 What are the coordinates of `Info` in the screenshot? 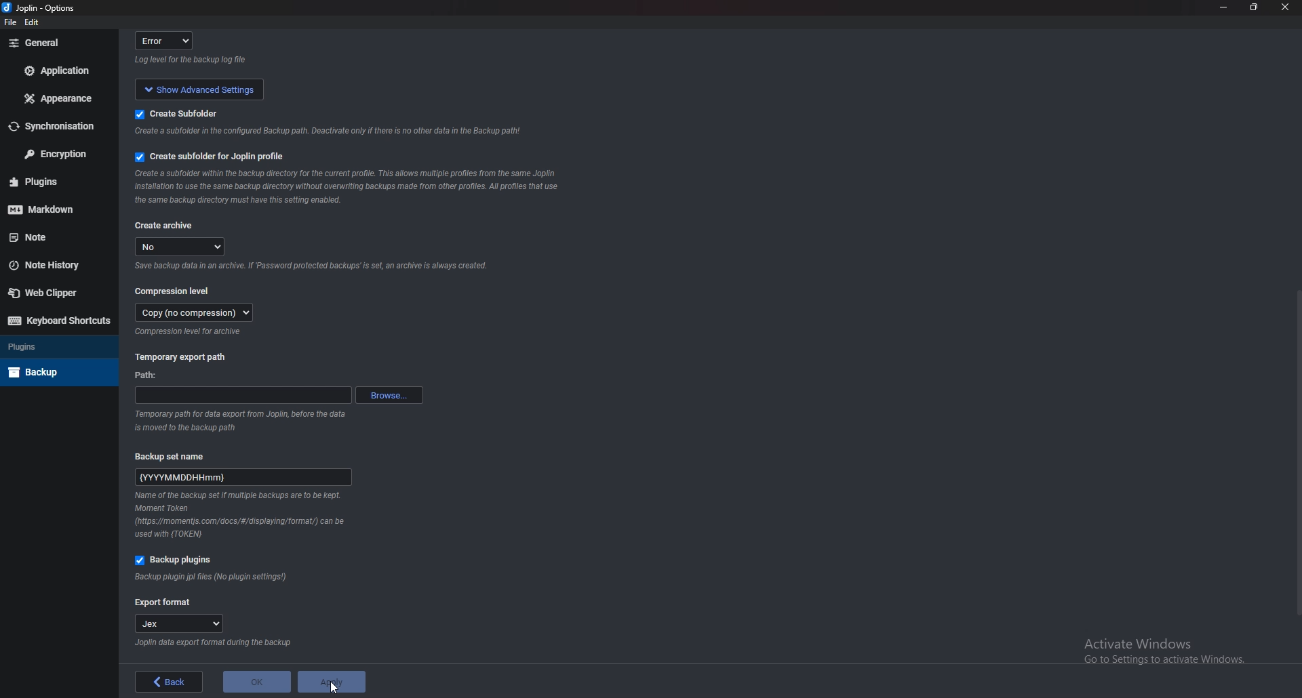 It's located at (212, 643).